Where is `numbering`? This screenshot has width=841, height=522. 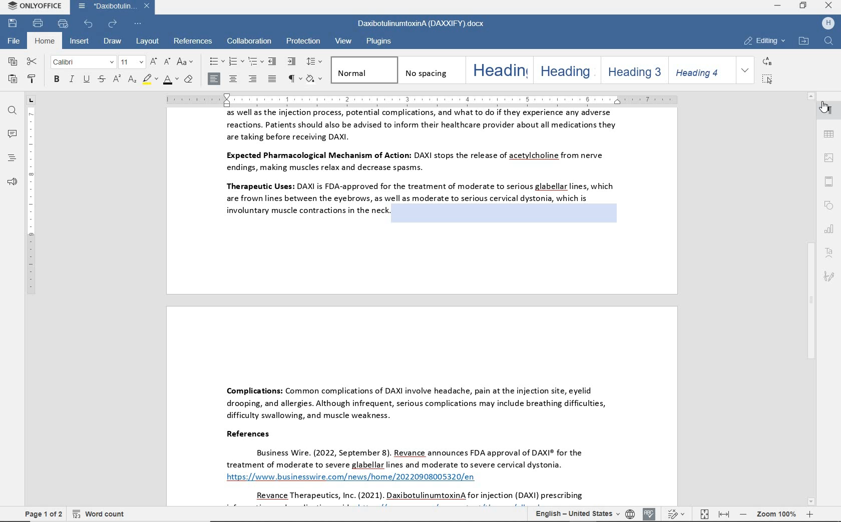
numbering is located at coordinates (235, 62).